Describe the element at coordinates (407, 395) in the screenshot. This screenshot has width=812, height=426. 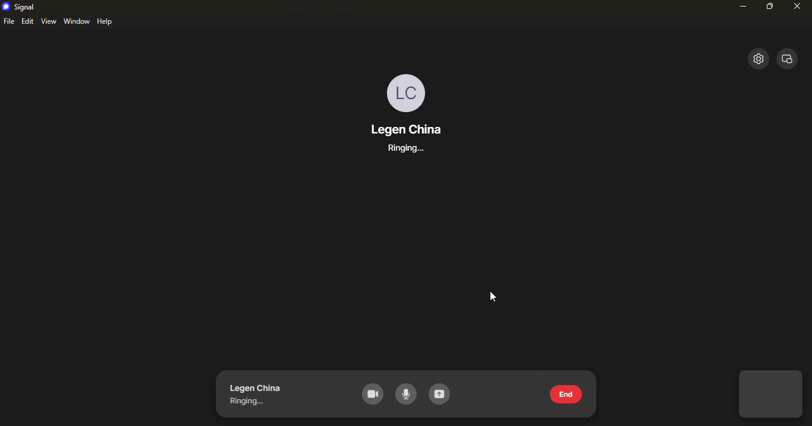
I see `audio` at that location.